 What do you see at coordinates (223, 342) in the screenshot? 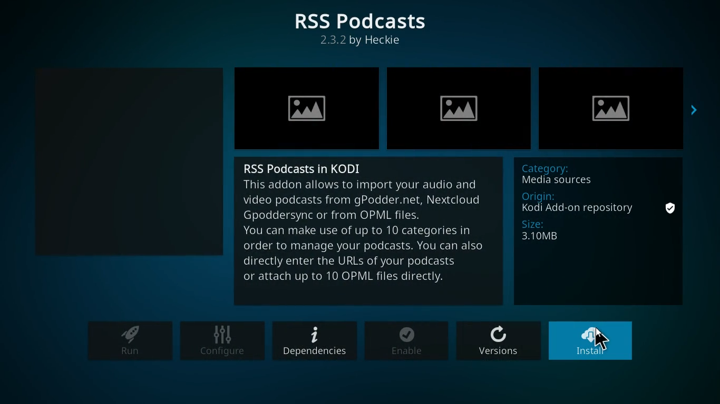
I see `configure` at bounding box center [223, 342].